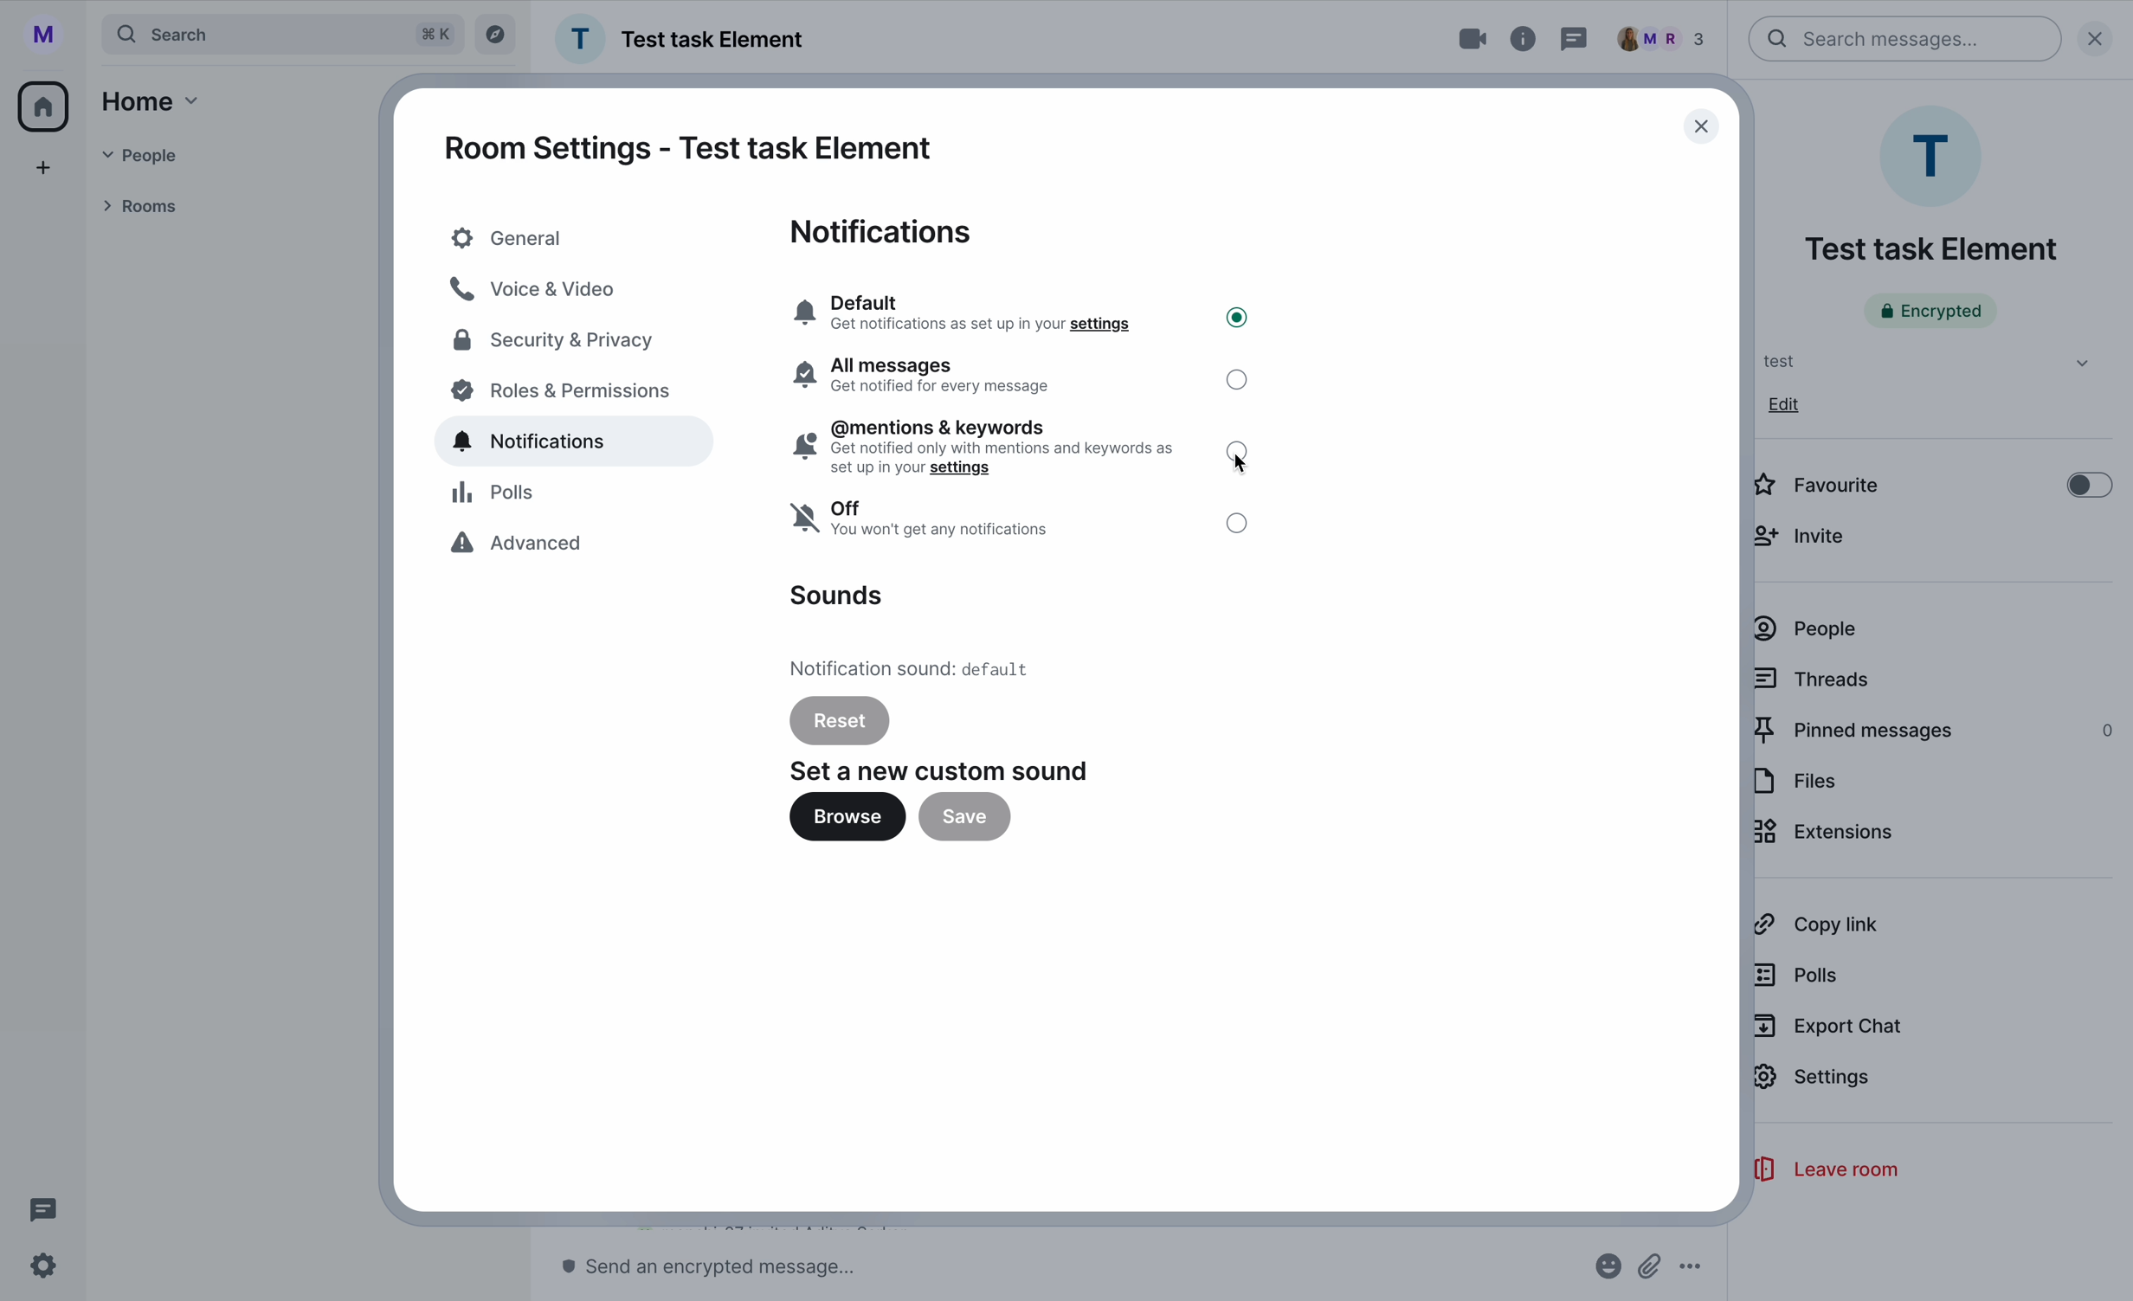  I want to click on advanced, so click(523, 546).